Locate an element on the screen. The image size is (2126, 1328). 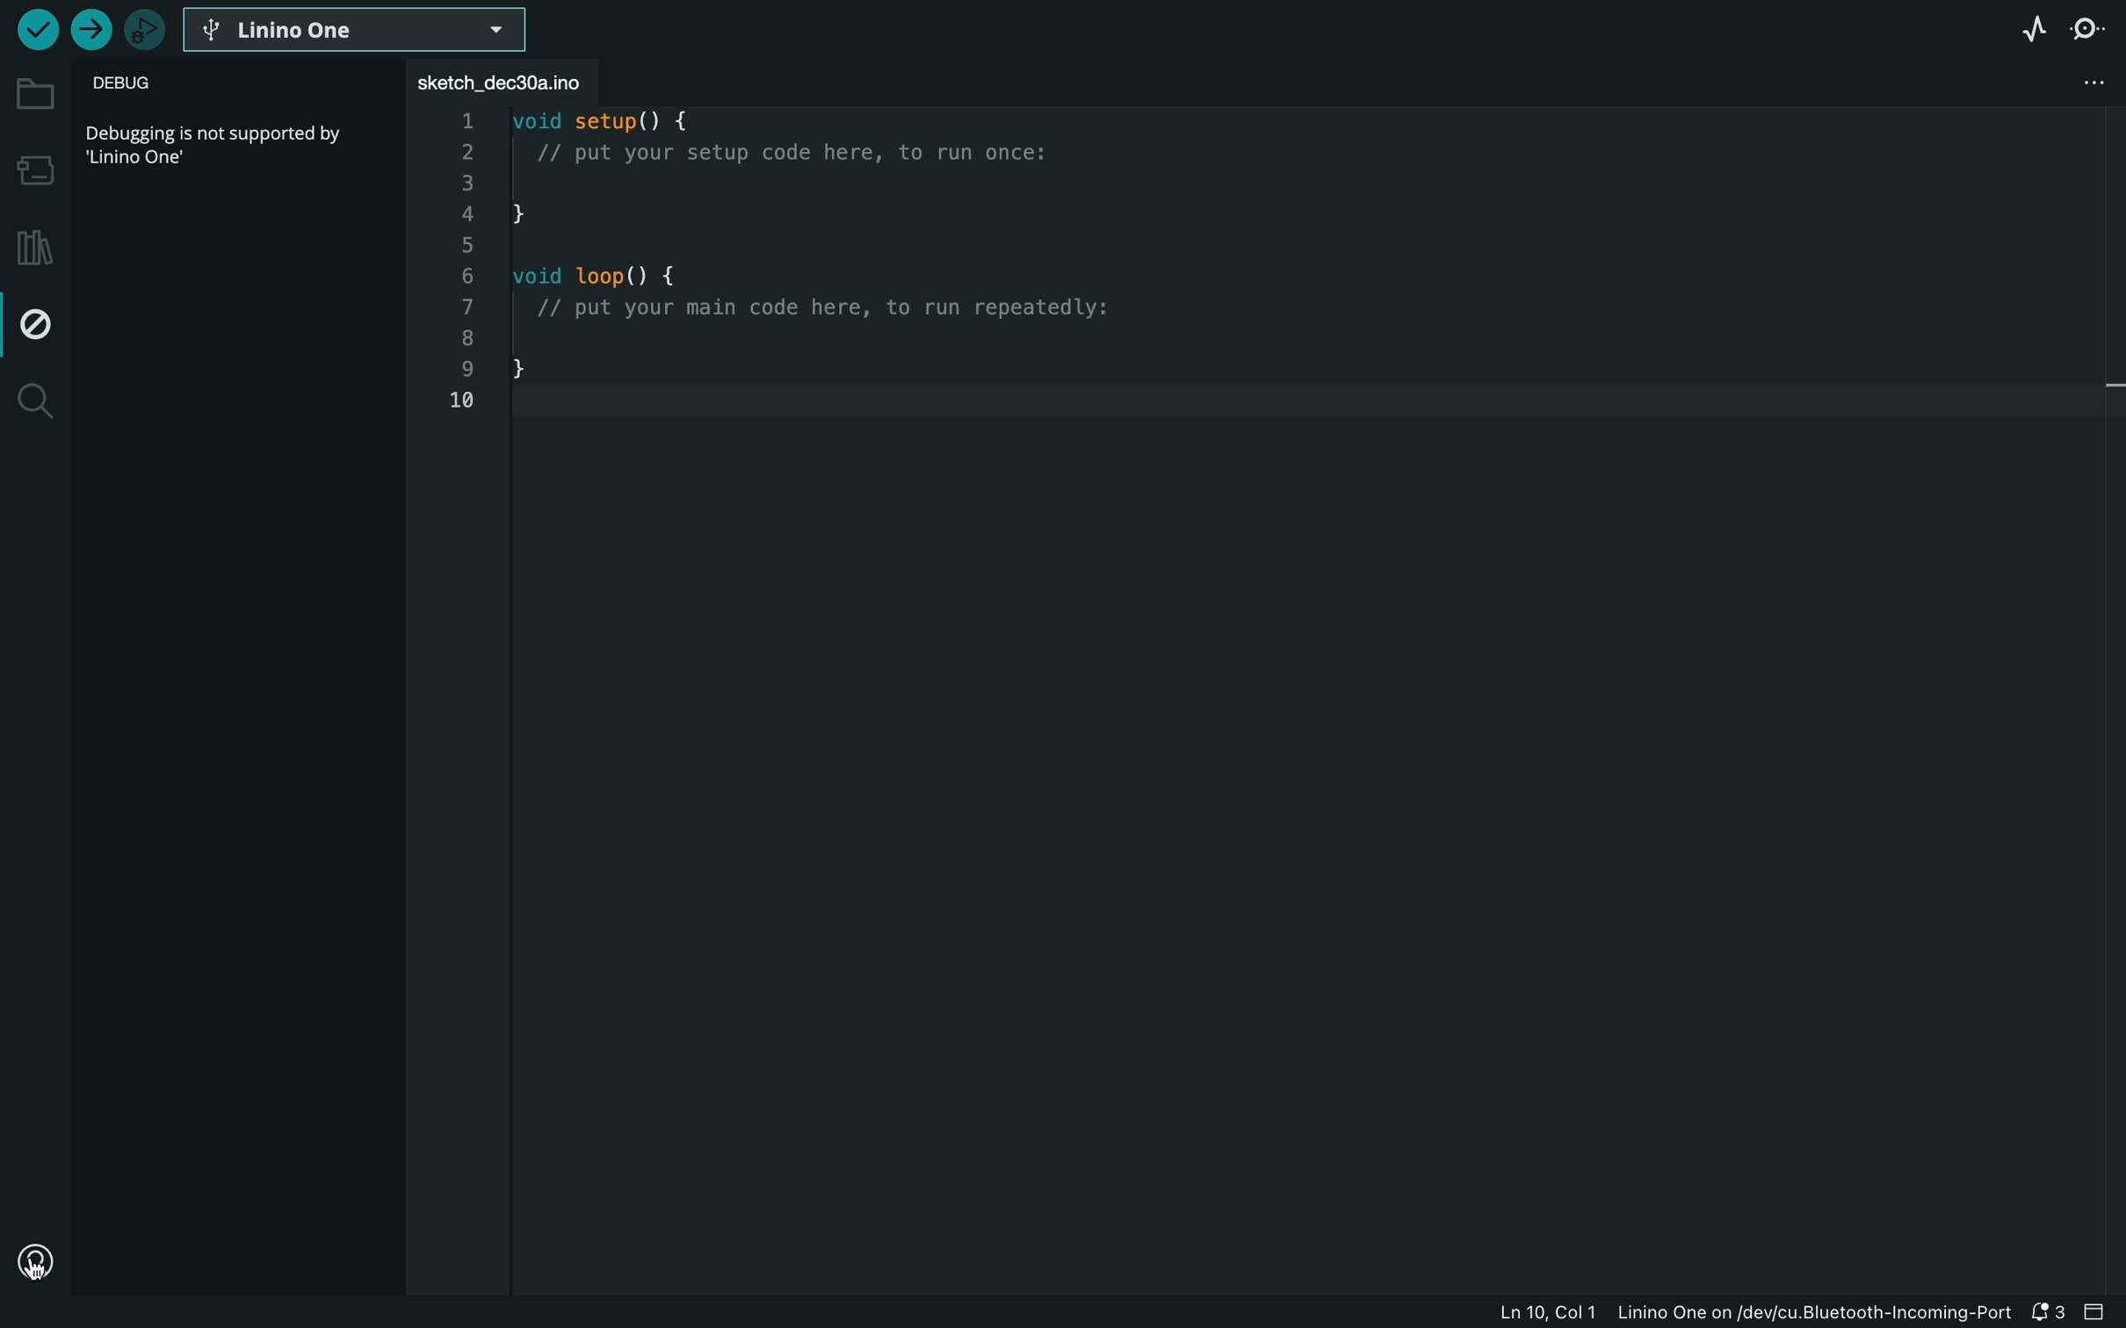
file information is located at coordinates (1756, 1314).